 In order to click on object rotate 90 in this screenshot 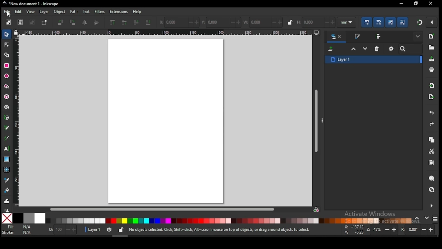, I will do `click(73, 22)`.